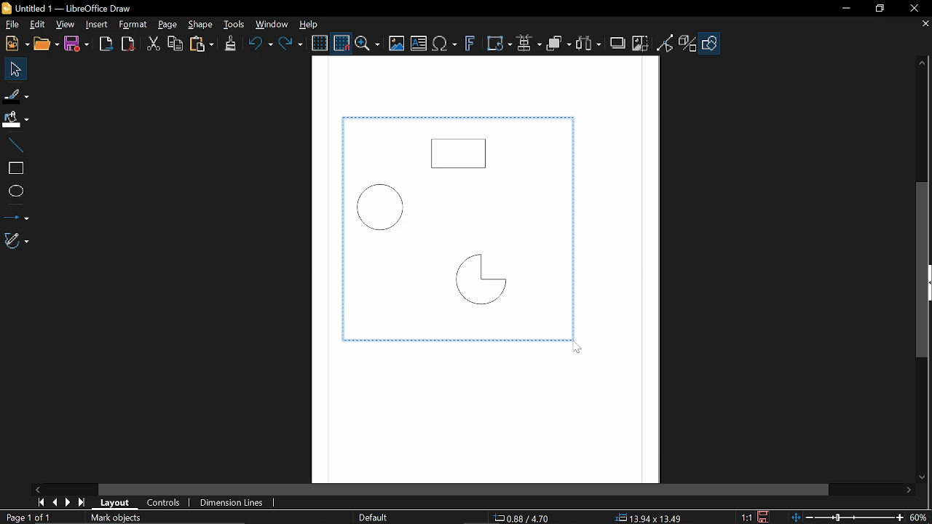 The height and width of the screenshot is (524, 932). I want to click on Help, so click(307, 25).